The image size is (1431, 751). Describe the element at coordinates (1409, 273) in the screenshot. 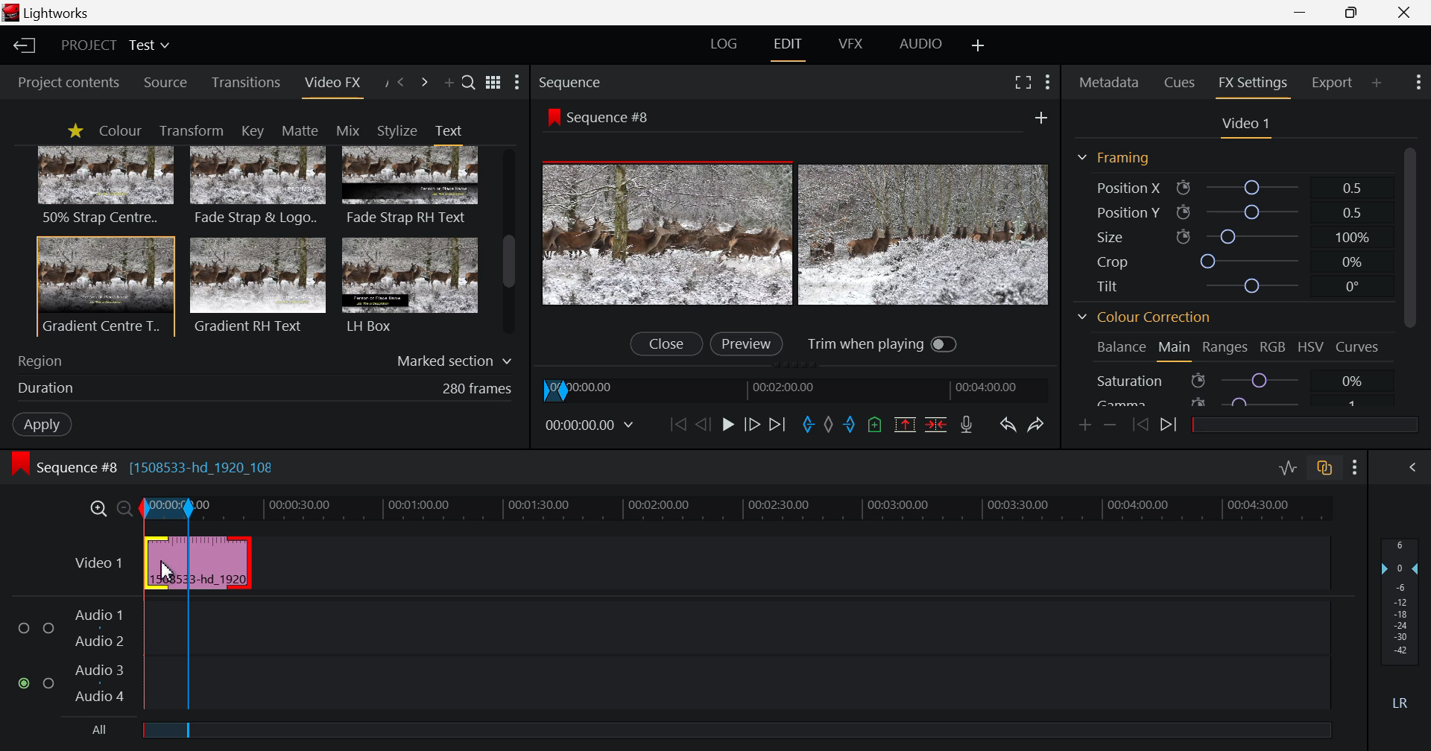

I see `Scroll Bar` at that location.